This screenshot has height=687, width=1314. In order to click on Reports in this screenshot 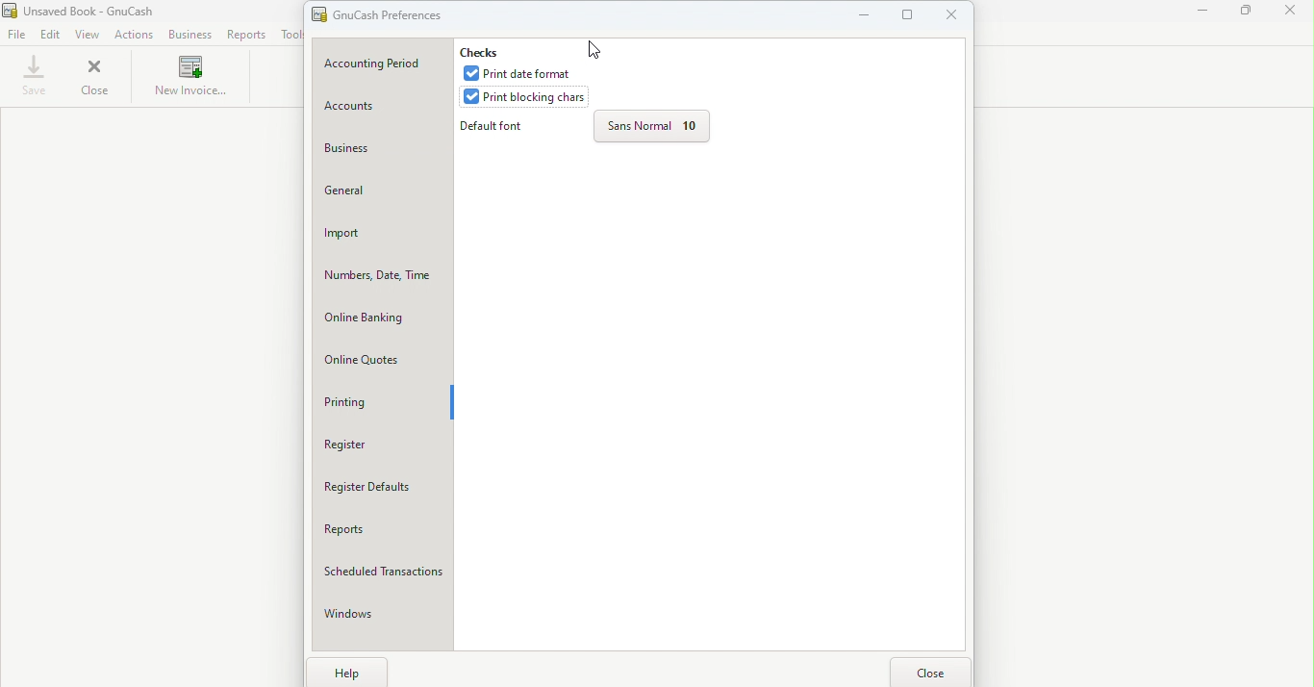, I will do `click(249, 34)`.